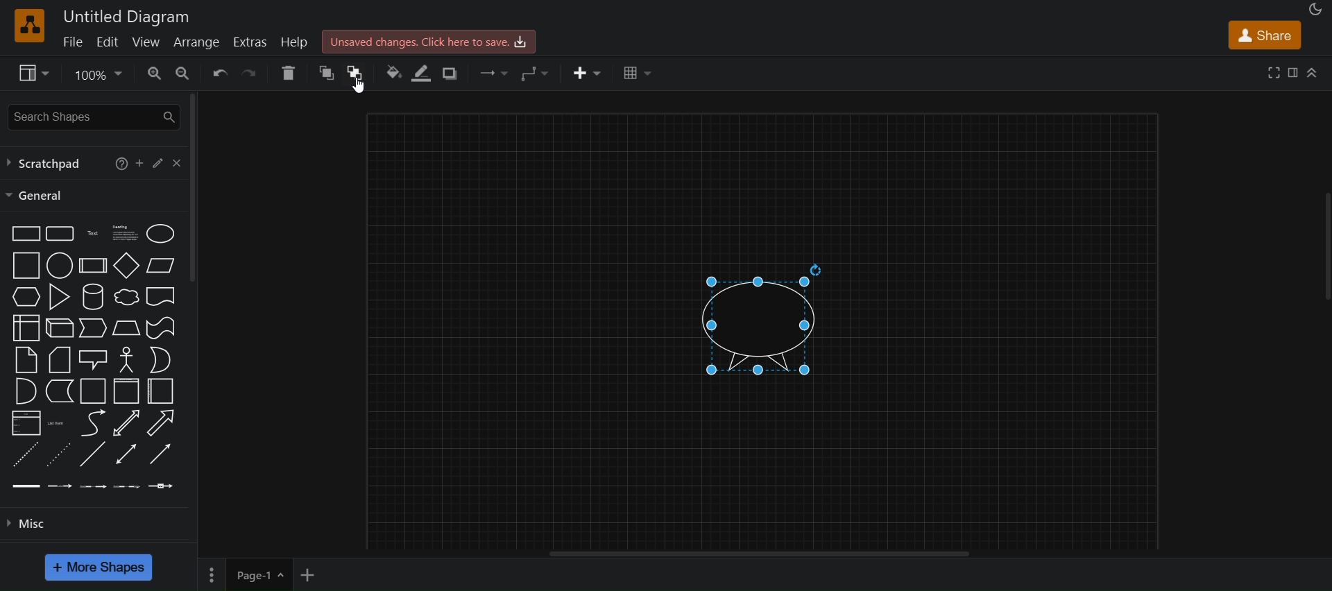 This screenshot has height=591, width=1332. I want to click on directional line, so click(160, 453).